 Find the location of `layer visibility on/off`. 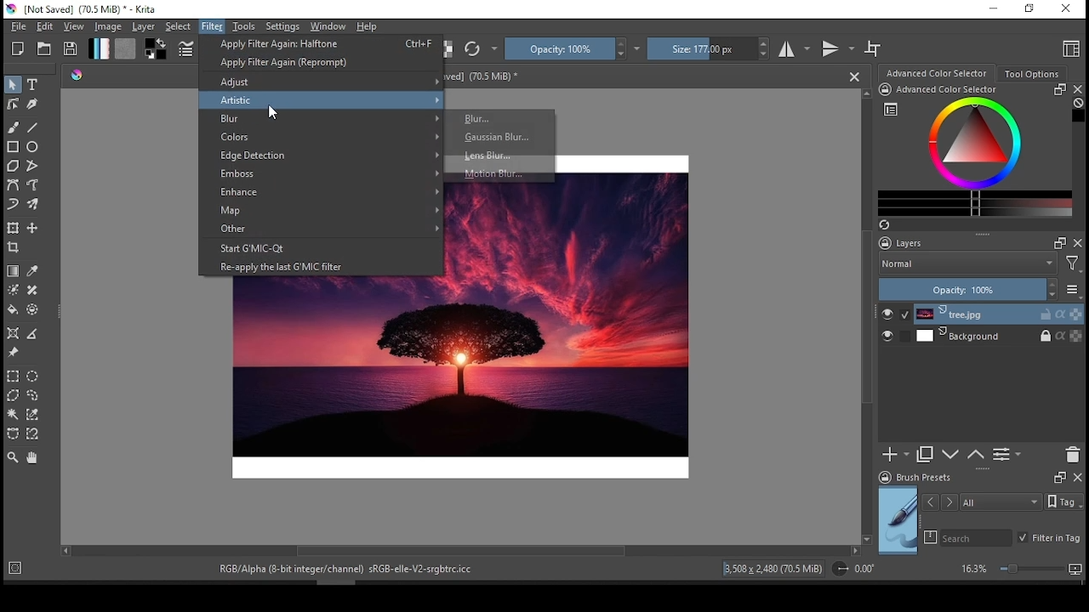

layer visibility on/off is located at coordinates (895, 313).